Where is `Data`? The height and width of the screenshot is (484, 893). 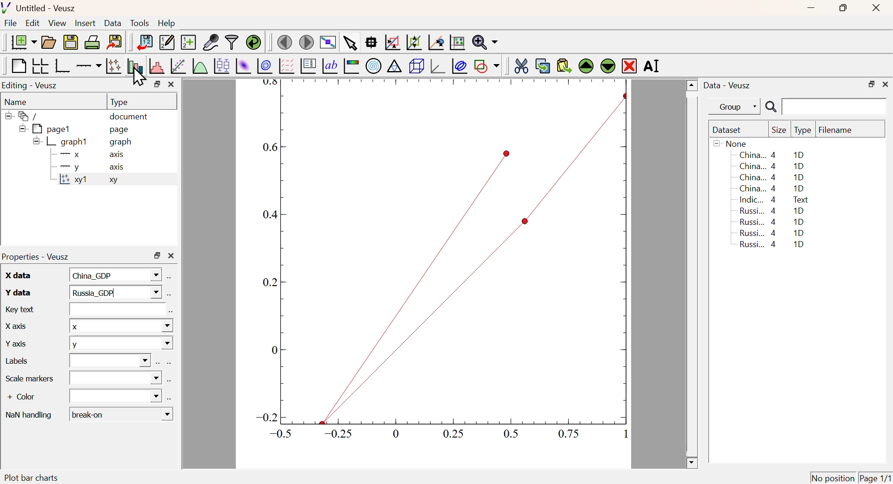
Data is located at coordinates (113, 23).